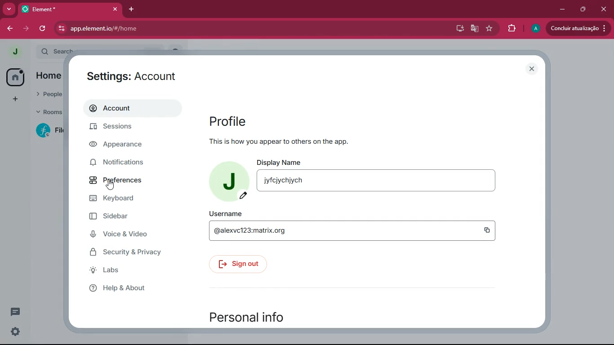 The height and width of the screenshot is (345, 614). I want to click on add profile picture, so click(227, 181).